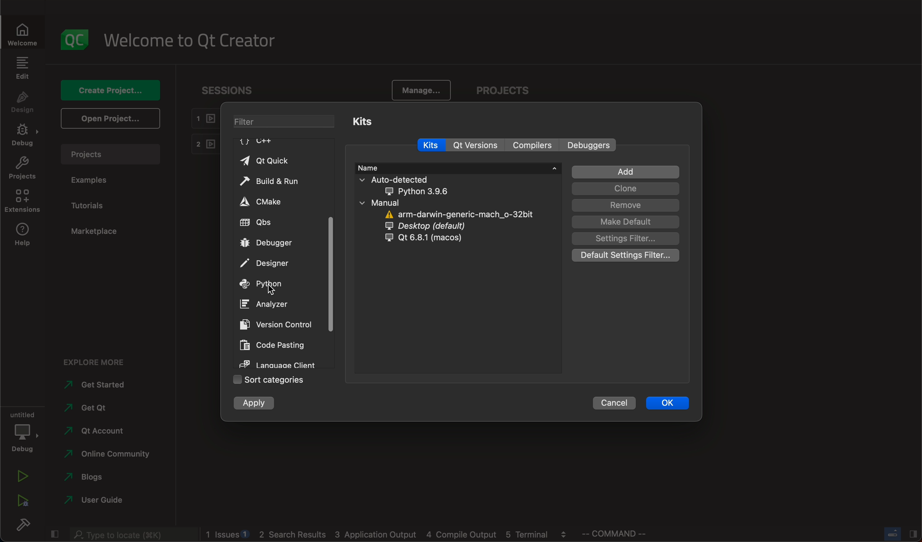 The image size is (922, 542). Describe the element at coordinates (386, 534) in the screenshot. I see `logs` at that location.